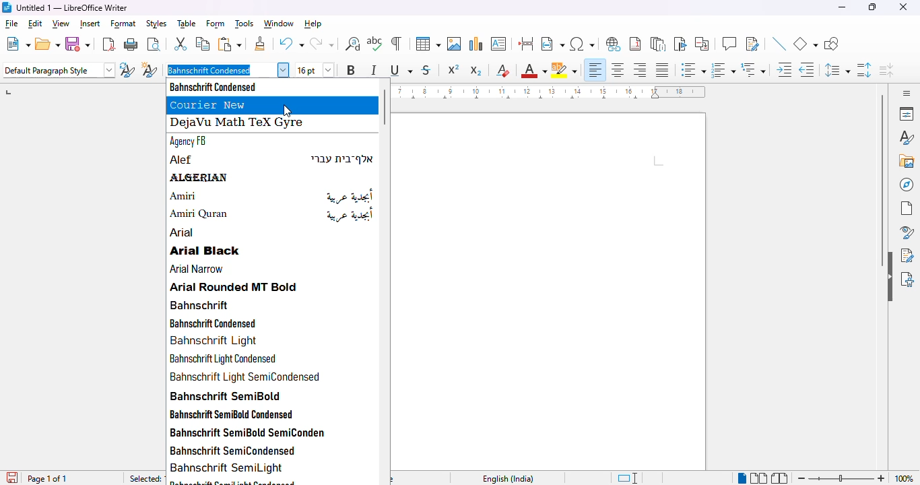 This screenshot has height=485, width=920. Describe the element at coordinates (807, 69) in the screenshot. I see `decrease indent` at that location.